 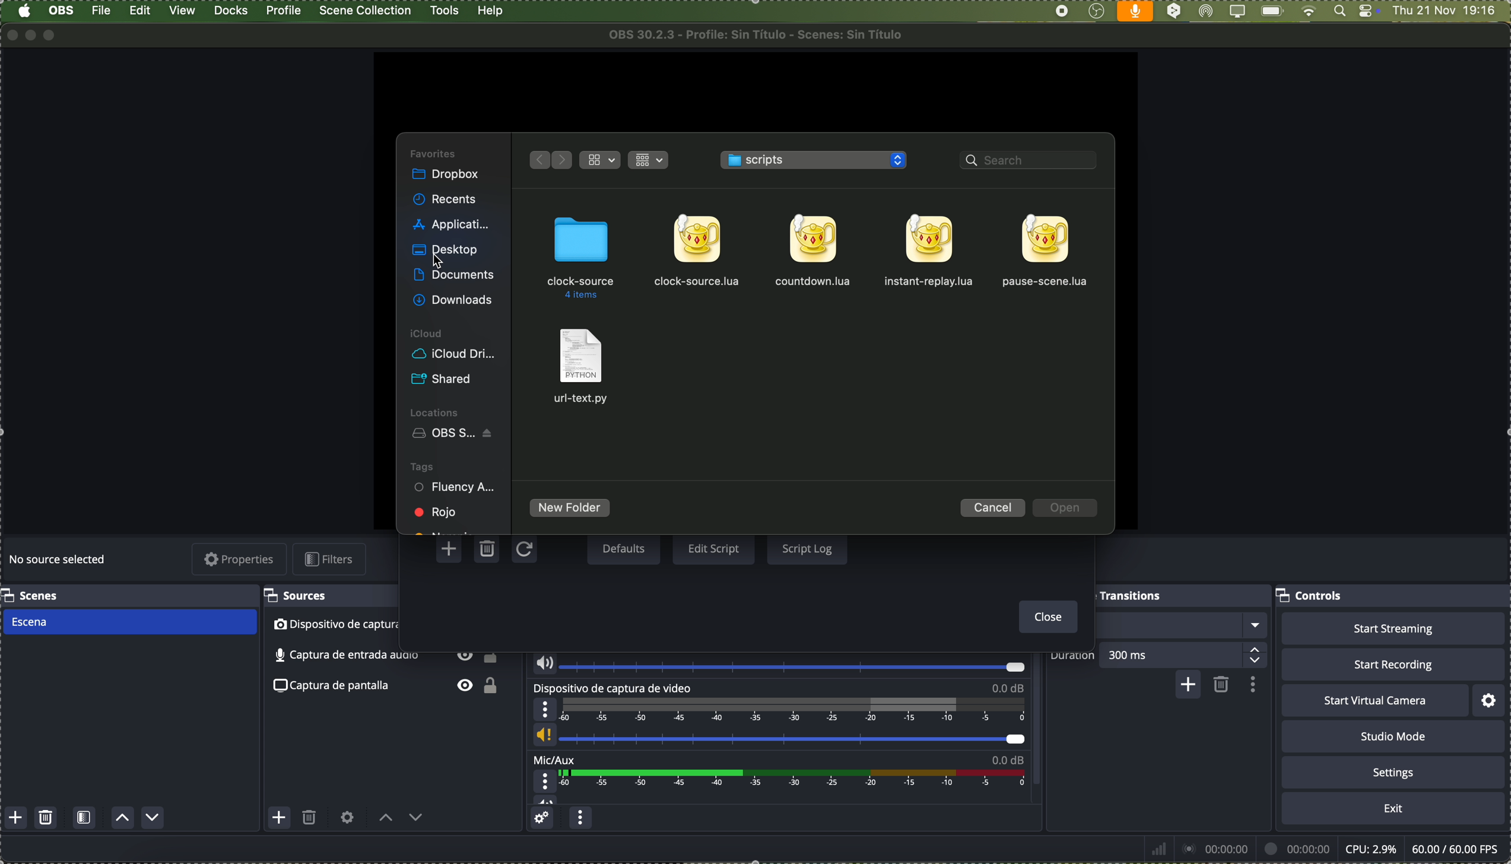 I want to click on properties, so click(x=240, y=560).